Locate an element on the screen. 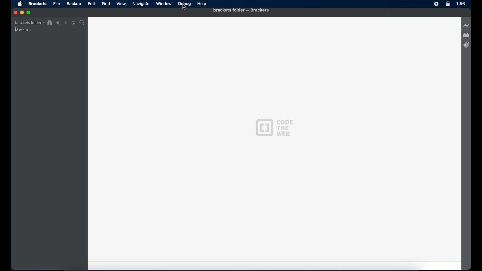  edit is located at coordinates (91, 4).